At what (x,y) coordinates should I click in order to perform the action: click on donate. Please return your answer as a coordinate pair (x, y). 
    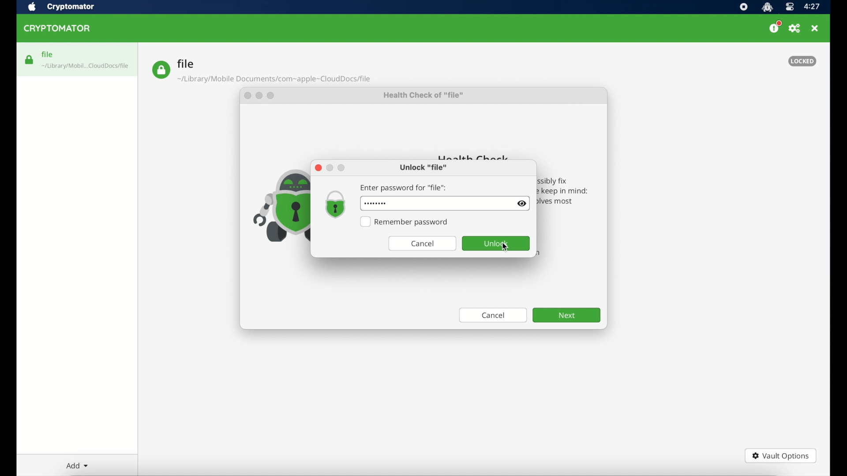
    Looking at the image, I should click on (775, 27).